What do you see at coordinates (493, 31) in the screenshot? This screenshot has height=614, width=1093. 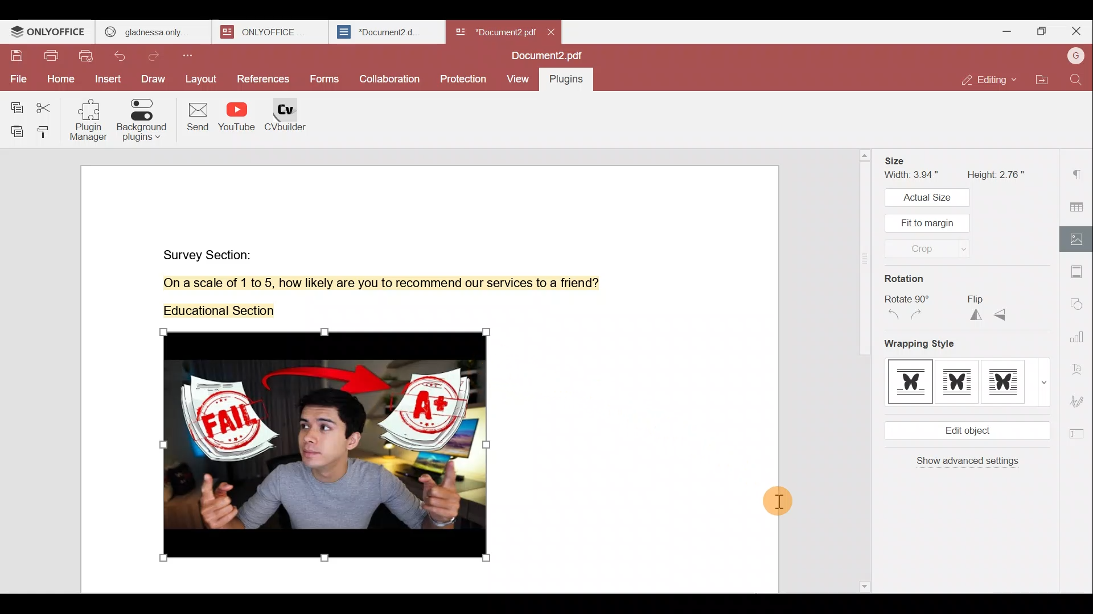 I see `Document2.pdf` at bounding box center [493, 31].